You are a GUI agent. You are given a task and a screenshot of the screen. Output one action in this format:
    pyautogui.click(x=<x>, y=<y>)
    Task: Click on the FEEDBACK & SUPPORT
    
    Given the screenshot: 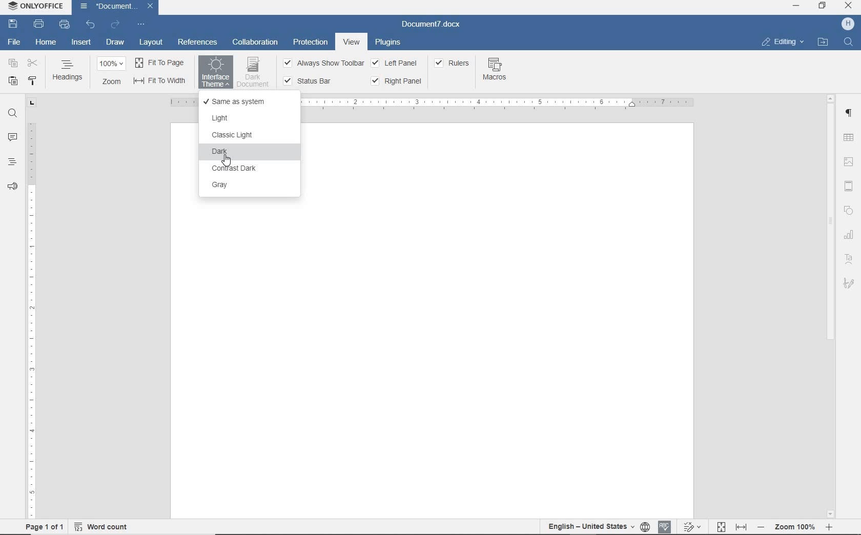 What is the action you would take?
    pyautogui.click(x=12, y=188)
    